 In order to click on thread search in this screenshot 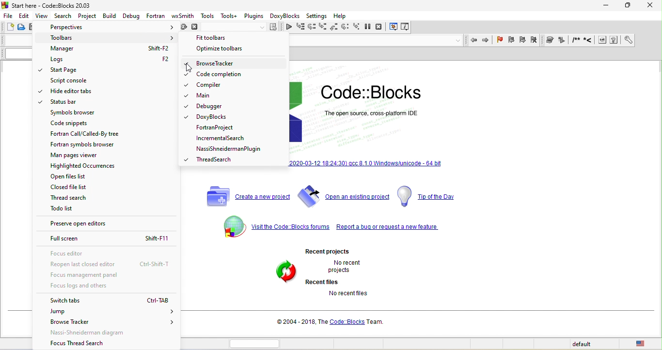, I will do `click(215, 160)`.